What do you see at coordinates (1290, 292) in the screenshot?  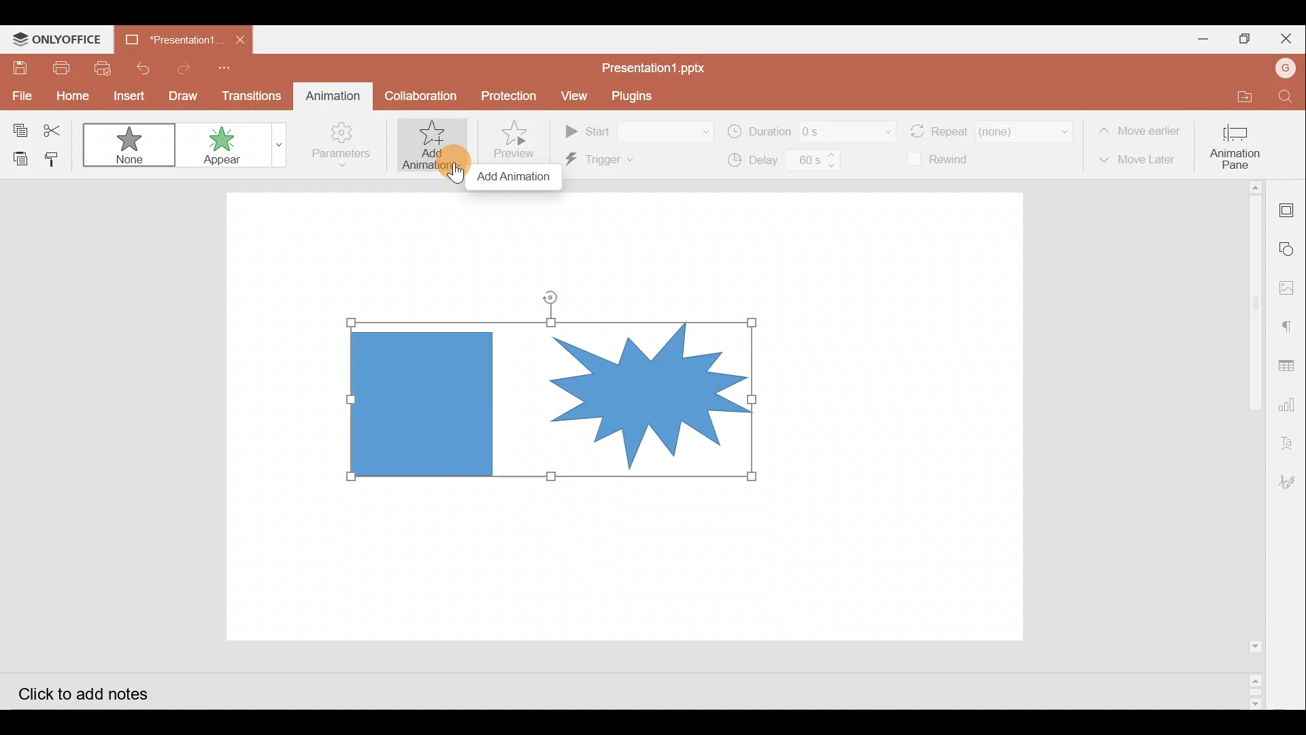 I see `Image settings` at bounding box center [1290, 292].